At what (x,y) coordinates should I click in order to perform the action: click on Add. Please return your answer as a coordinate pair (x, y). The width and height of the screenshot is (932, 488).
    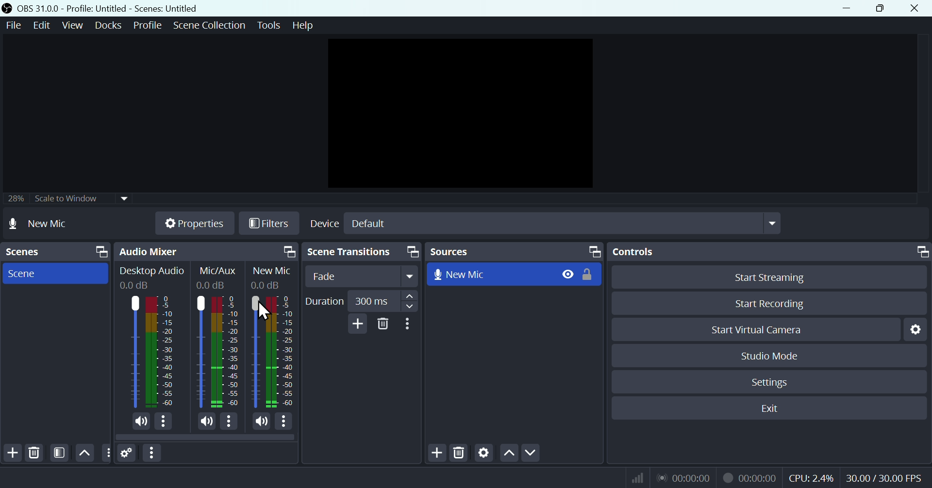
    Looking at the image, I should click on (438, 454).